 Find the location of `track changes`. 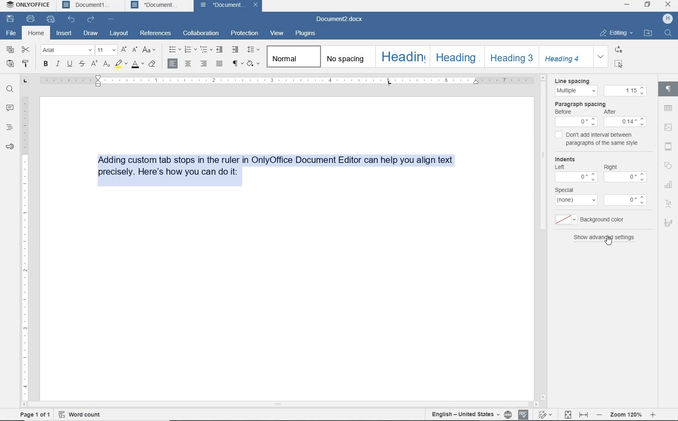

track changes is located at coordinates (545, 414).